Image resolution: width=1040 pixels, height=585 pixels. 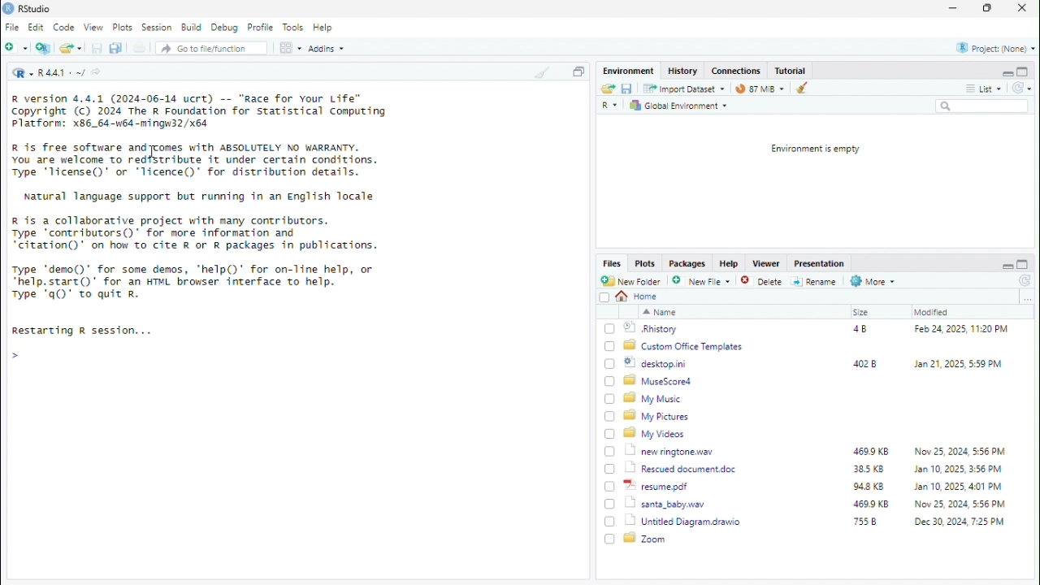 What do you see at coordinates (815, 282) in the screenshot?
I see `Rename` at bounding box center [815, 282].